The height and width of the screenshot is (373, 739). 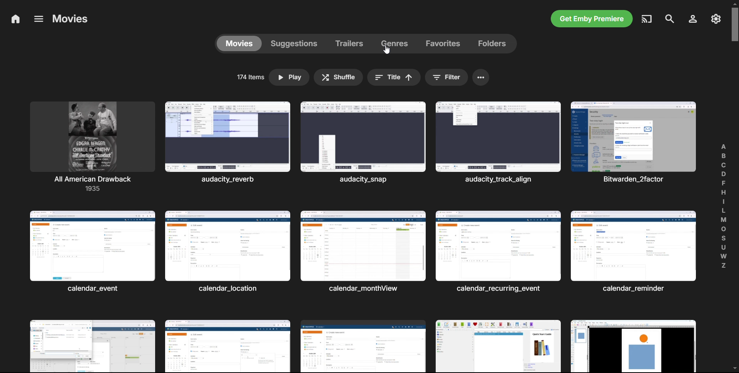 I want to click on movies, so click(x=240, y=43).